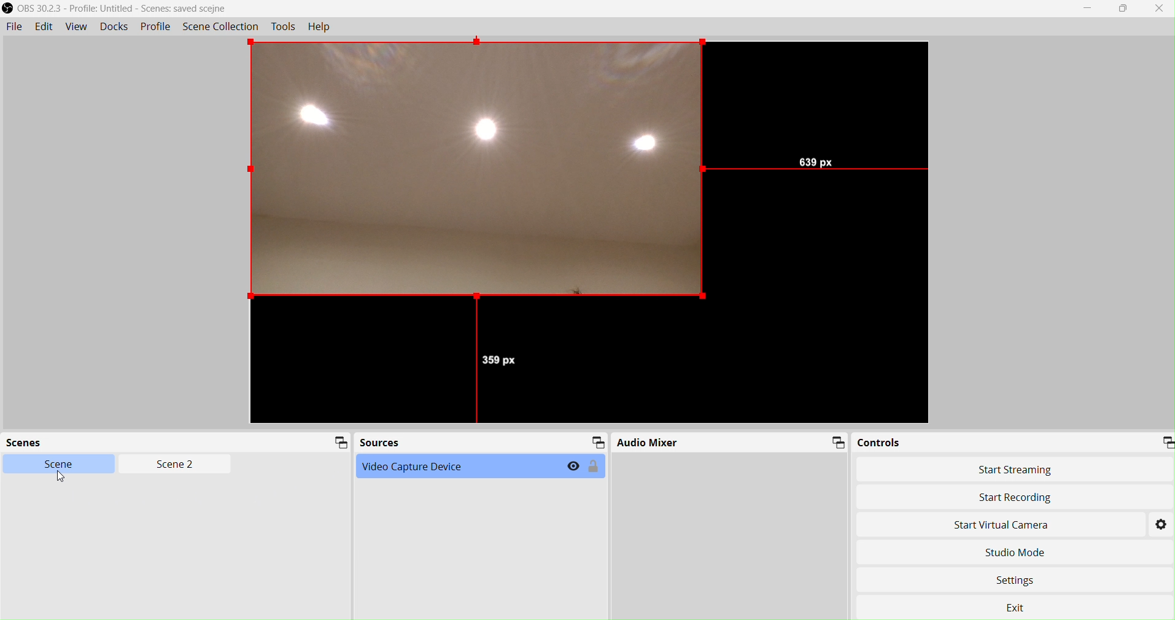  I want to click on Settings, so click(1161, 524).